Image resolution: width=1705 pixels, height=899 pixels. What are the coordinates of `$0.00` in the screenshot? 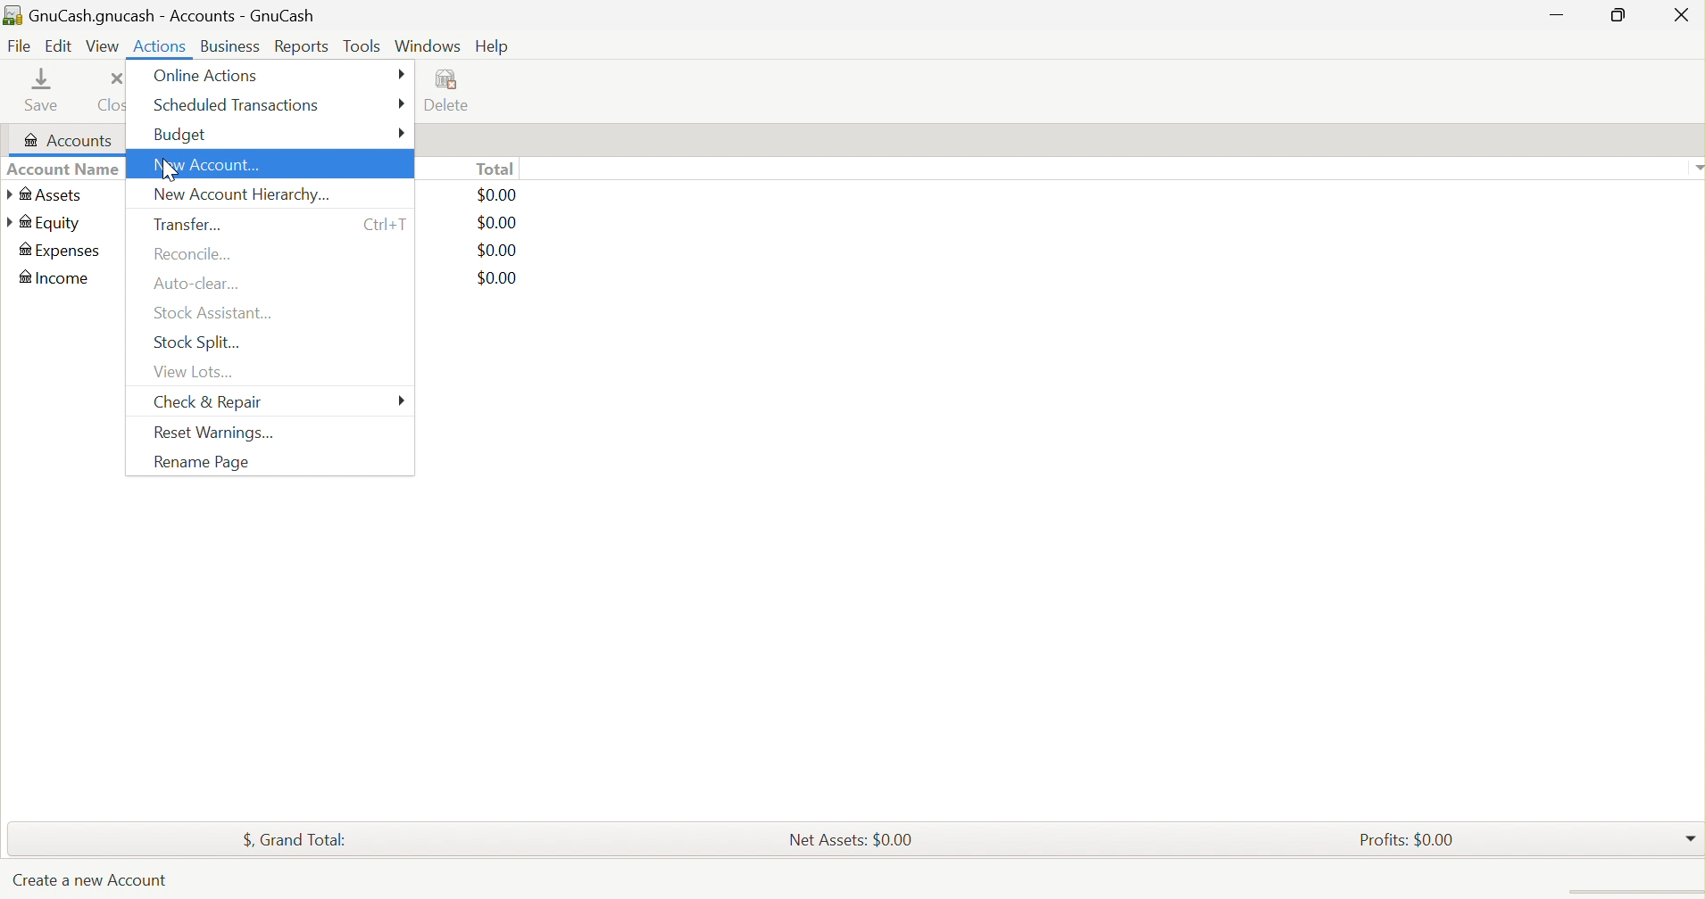 It's located at (497, 277).